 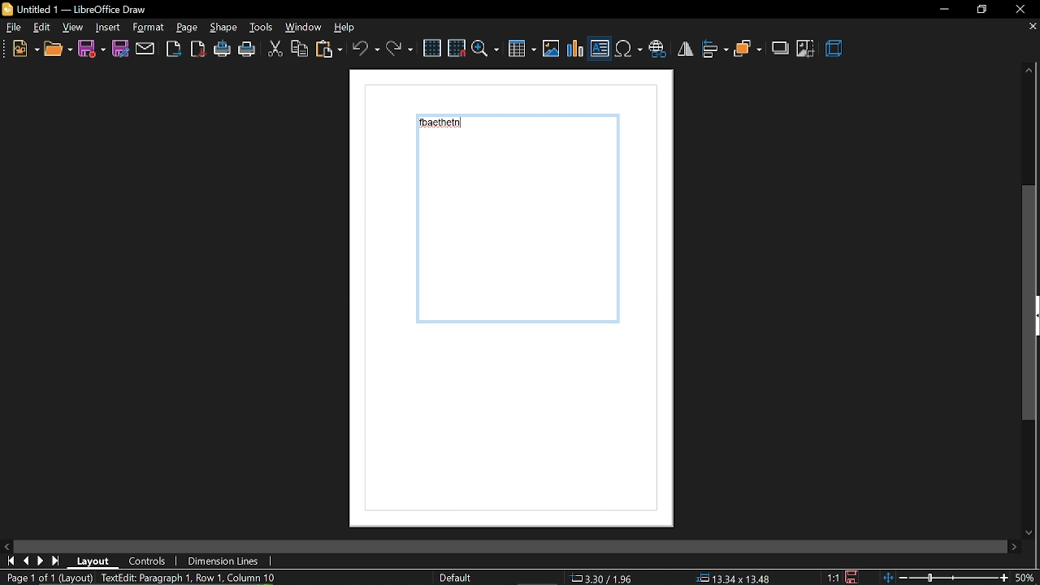 I want to click on next page, so click(x=41, y=561).